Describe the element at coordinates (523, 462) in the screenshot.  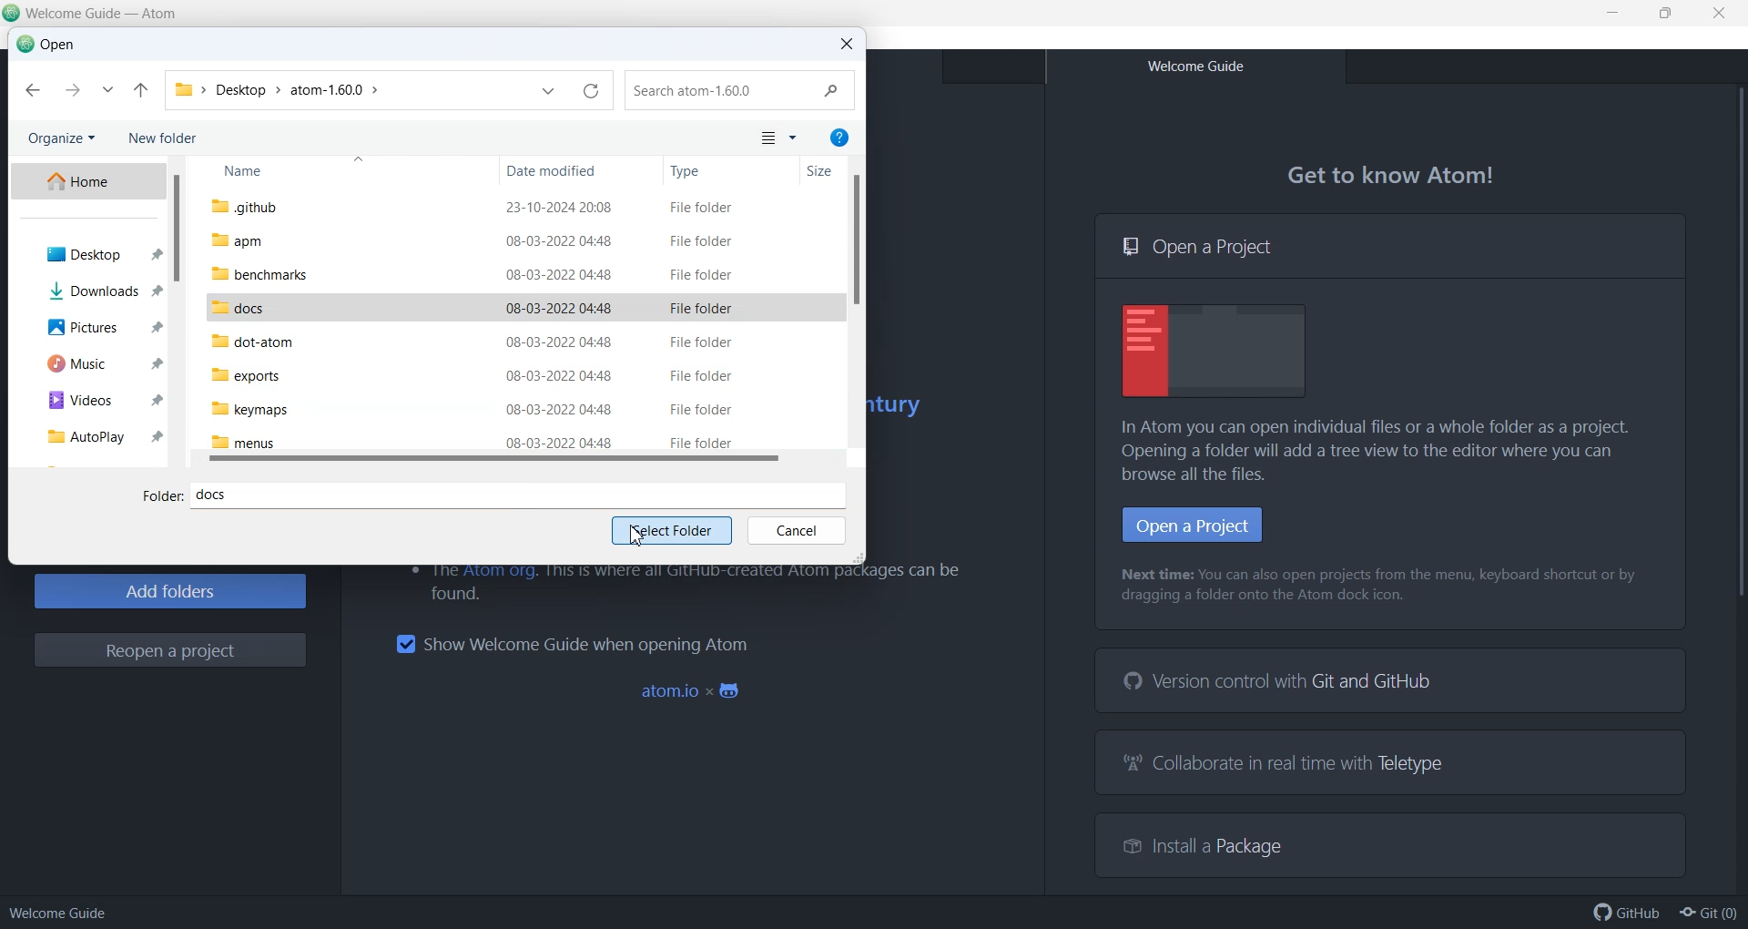
I see `Horizontal Scroll bar` at that location.